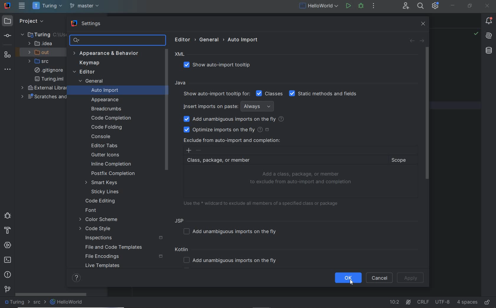  I want to click on external libraries, so click(45, 88).